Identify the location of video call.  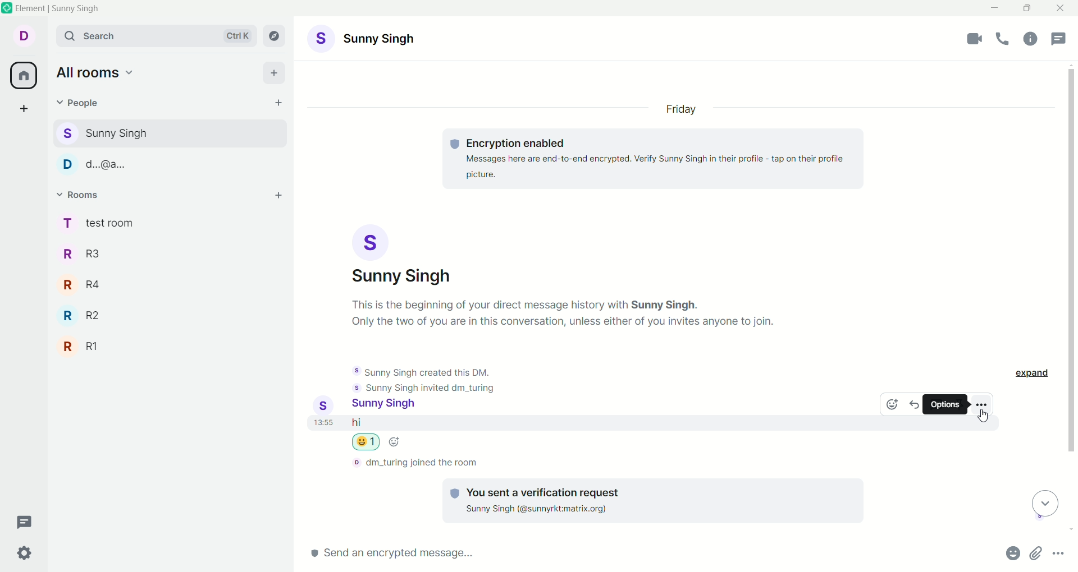
(973, 39).